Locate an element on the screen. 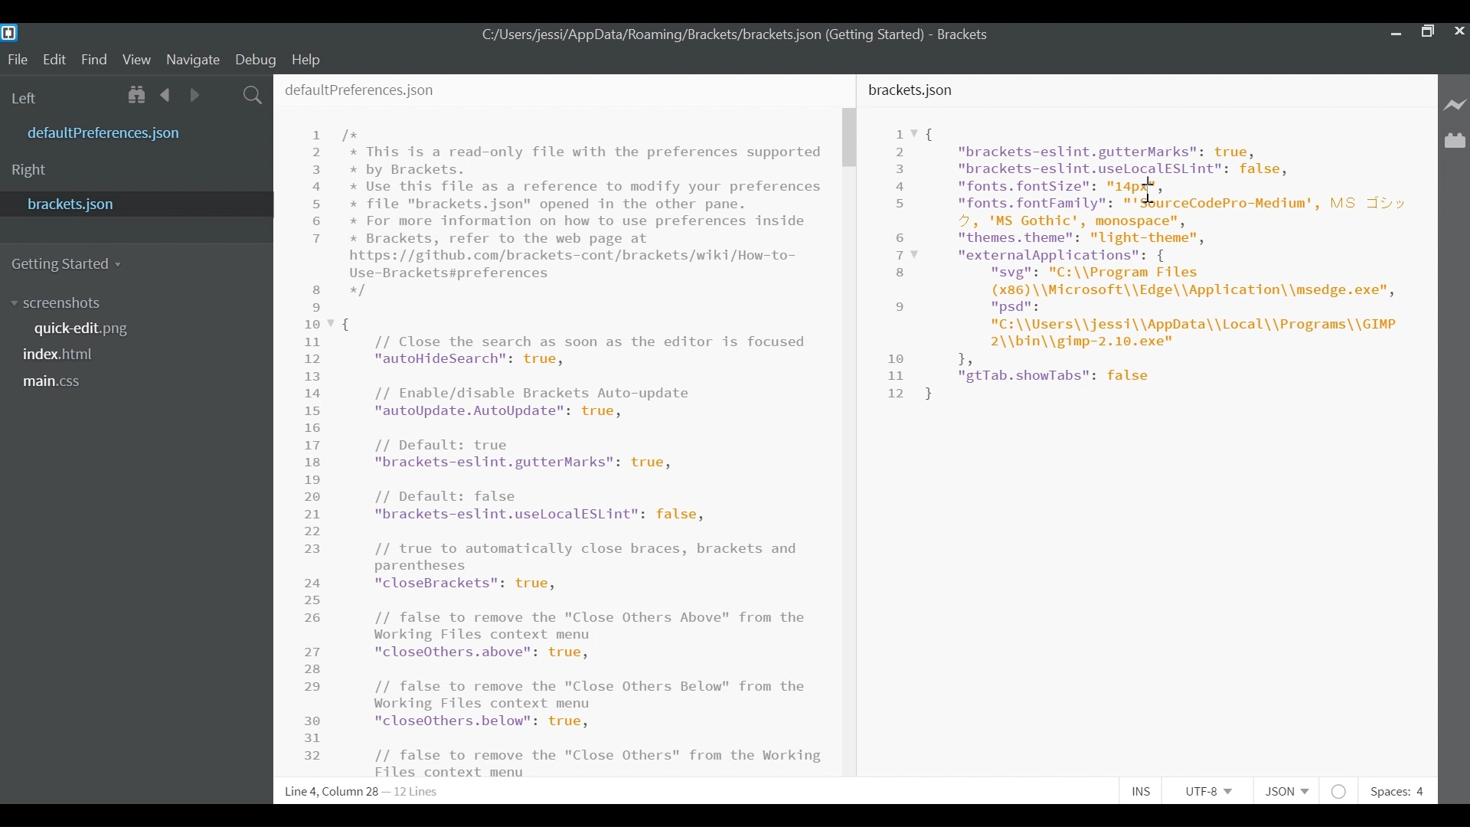 The width and height of the screenshot is (1470, 827). Find in Files is located at coordinates (254, 96).